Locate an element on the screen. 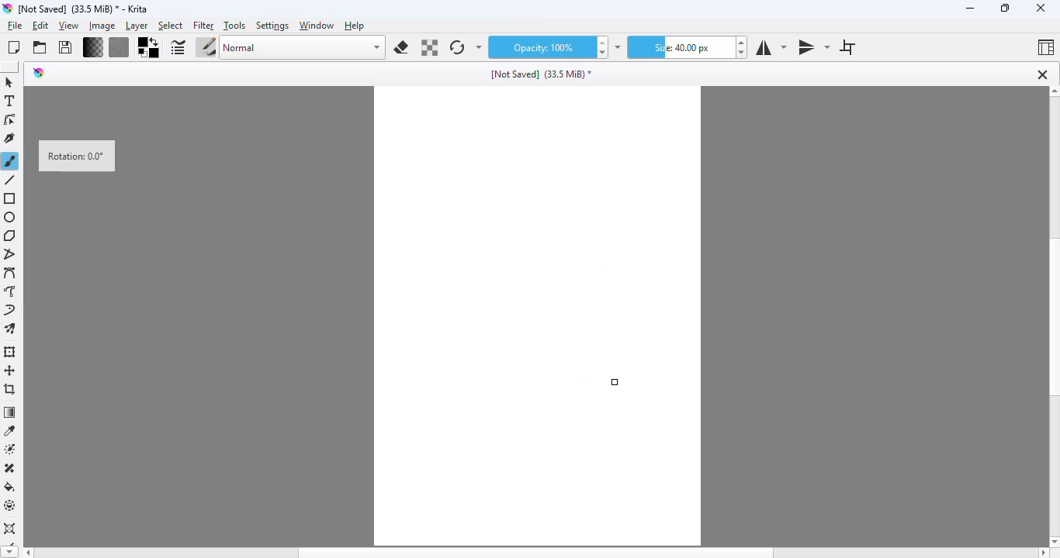  edit shapes tool is located at coordinates (11, 120).